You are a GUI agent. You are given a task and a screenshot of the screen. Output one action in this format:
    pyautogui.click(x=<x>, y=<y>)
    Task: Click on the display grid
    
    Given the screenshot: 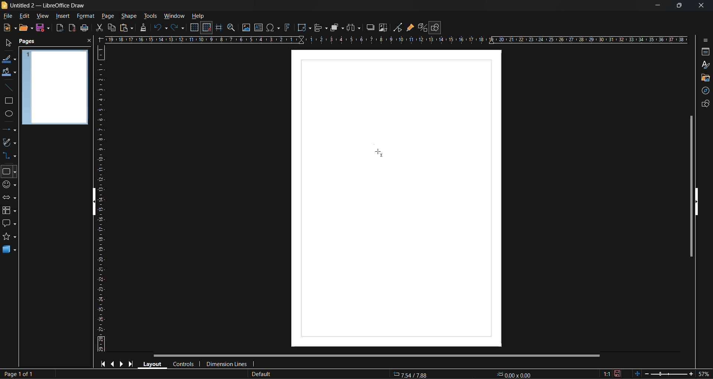 What is the action you would take?
    pyautogui.click(x=195, y=28)
    